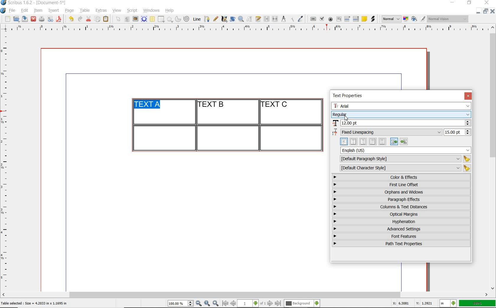  I want to click on table, so click(153, 19).